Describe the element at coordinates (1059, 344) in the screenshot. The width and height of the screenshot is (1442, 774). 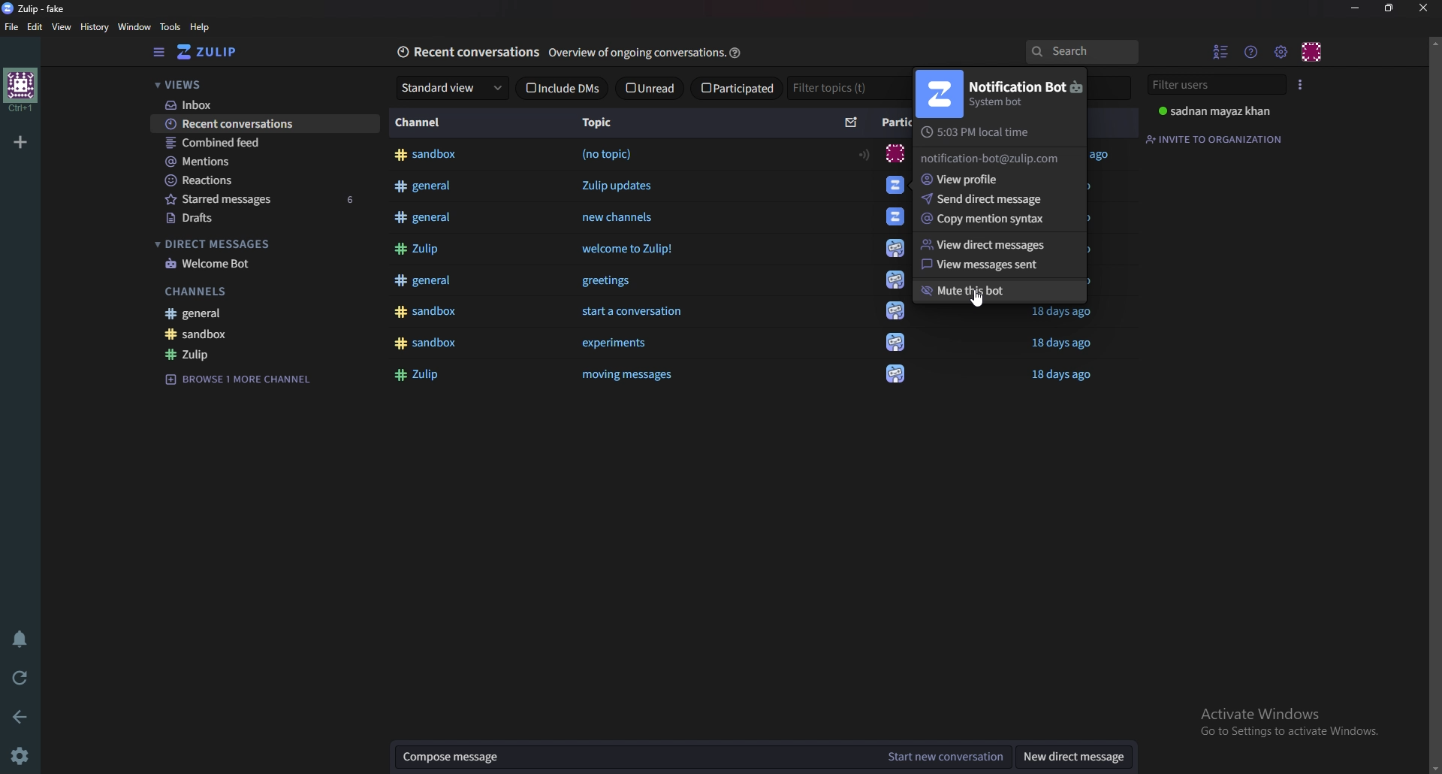
I see `18 days ago` at that location.